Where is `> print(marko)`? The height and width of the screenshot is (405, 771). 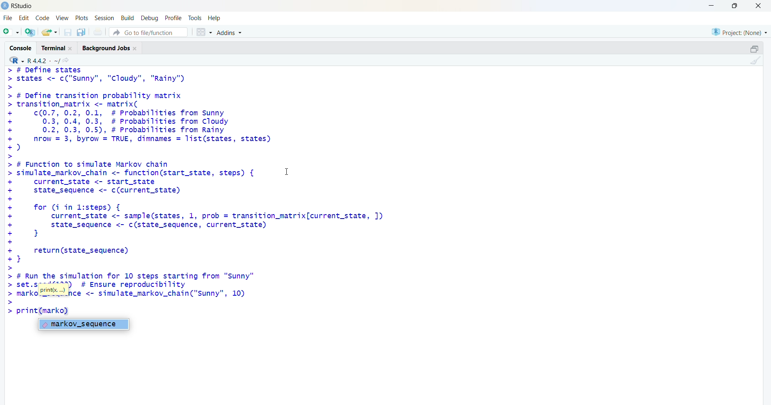 > print(marko) is located at coordinates (40, 311).